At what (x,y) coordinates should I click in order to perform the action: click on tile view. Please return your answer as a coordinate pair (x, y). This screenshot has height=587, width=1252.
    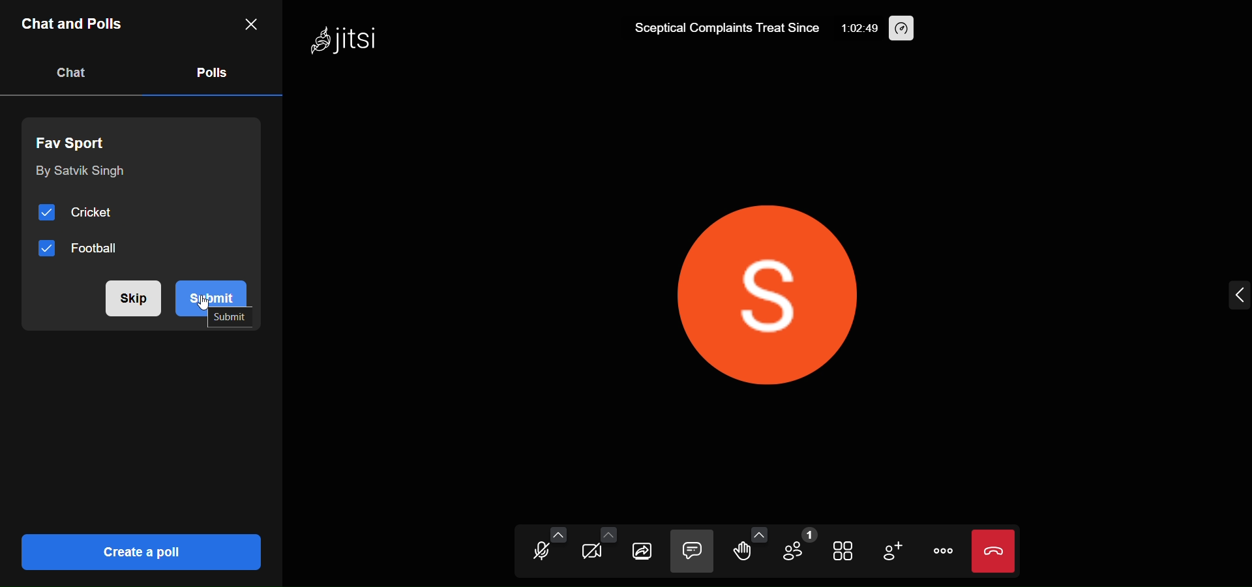
    Looking at the image, I should click on (844, 552).